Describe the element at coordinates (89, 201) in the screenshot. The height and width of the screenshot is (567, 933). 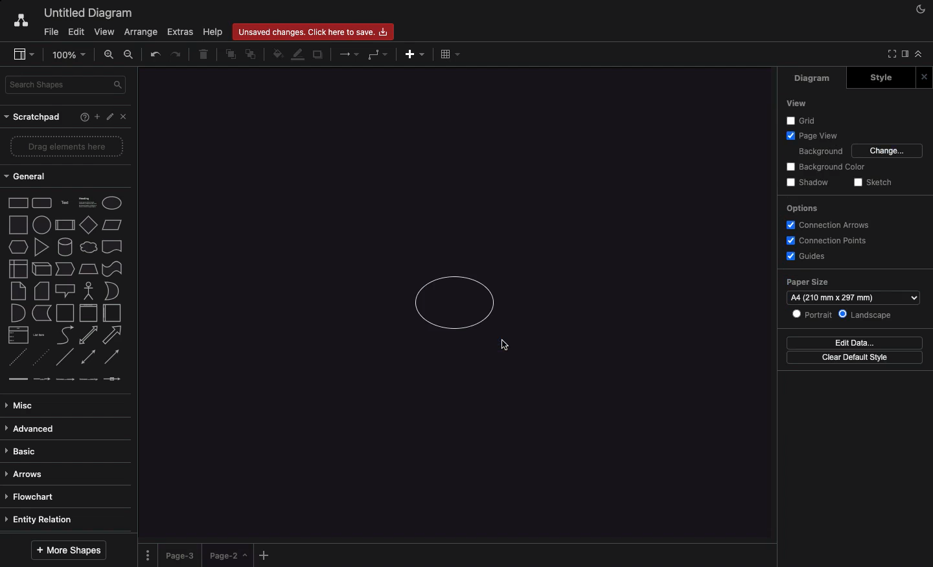
I see `Heading` at that location.